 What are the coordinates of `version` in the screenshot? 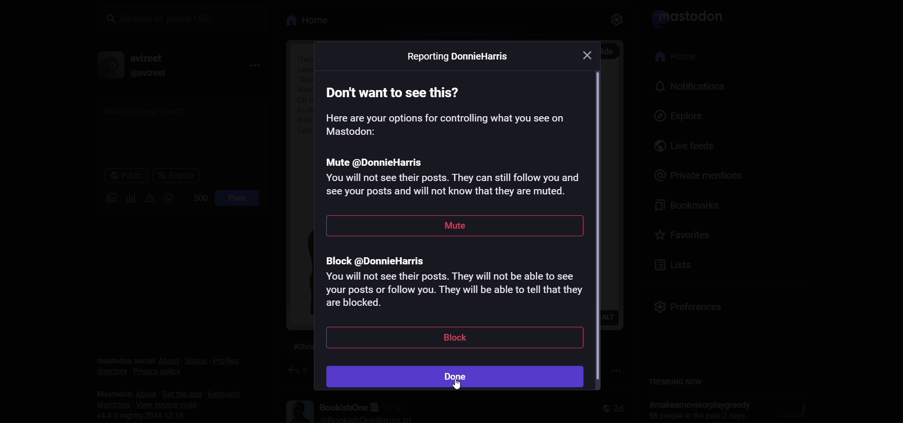 It's located at (146, 416).